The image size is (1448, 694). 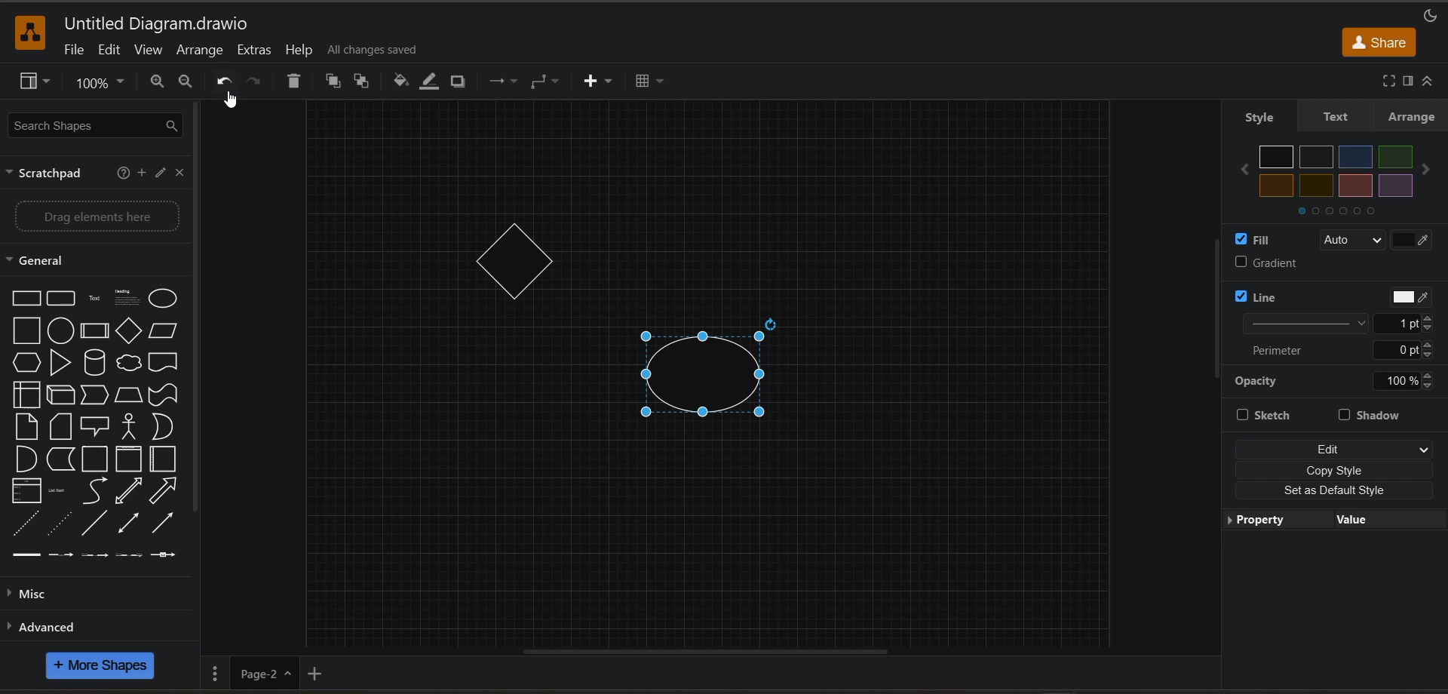 What do you see at coordinates (177, 174) in the screenshot?
I see `close` at bounding box center [177, 174].